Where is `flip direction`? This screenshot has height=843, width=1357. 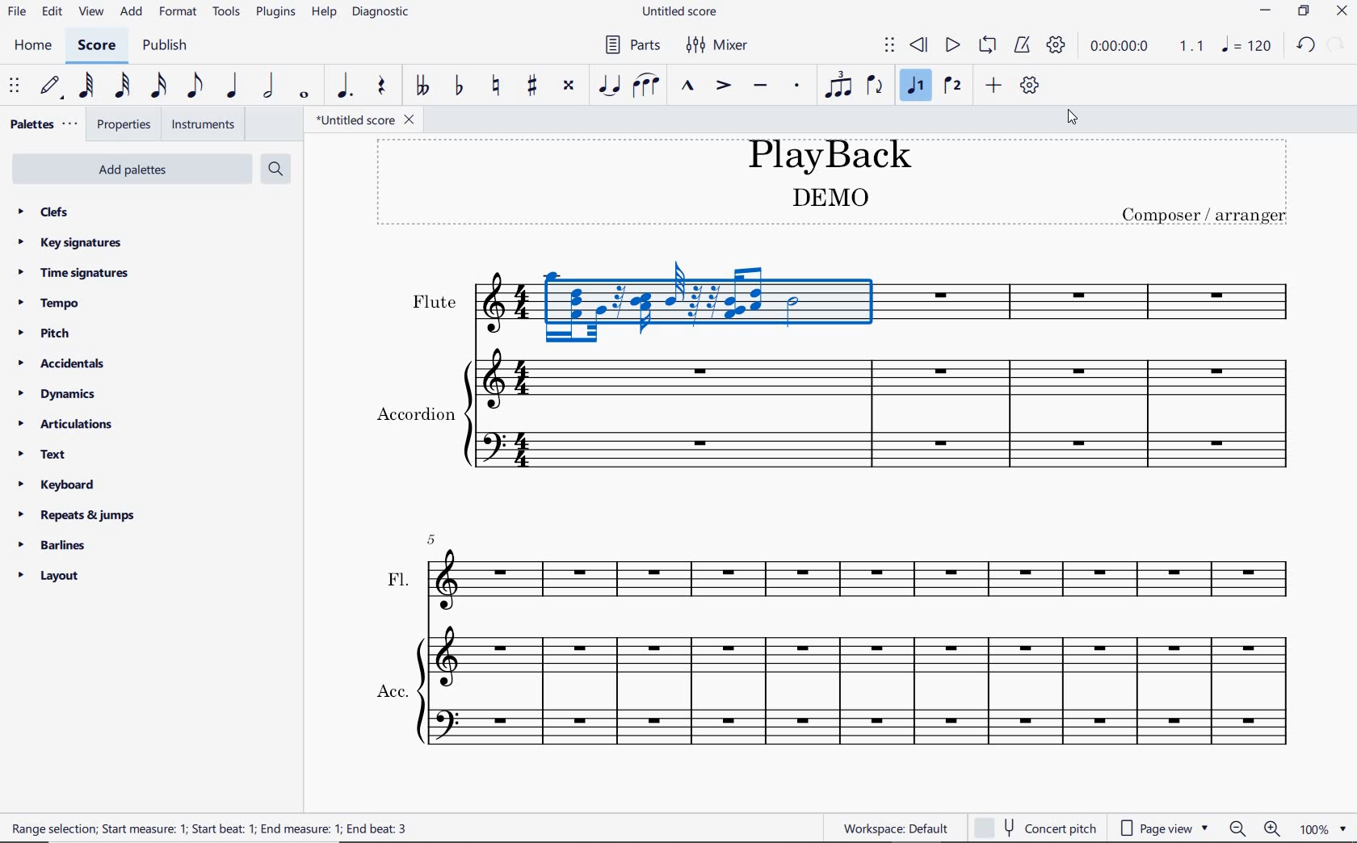
flip direction is located at coordinates (874, 87).